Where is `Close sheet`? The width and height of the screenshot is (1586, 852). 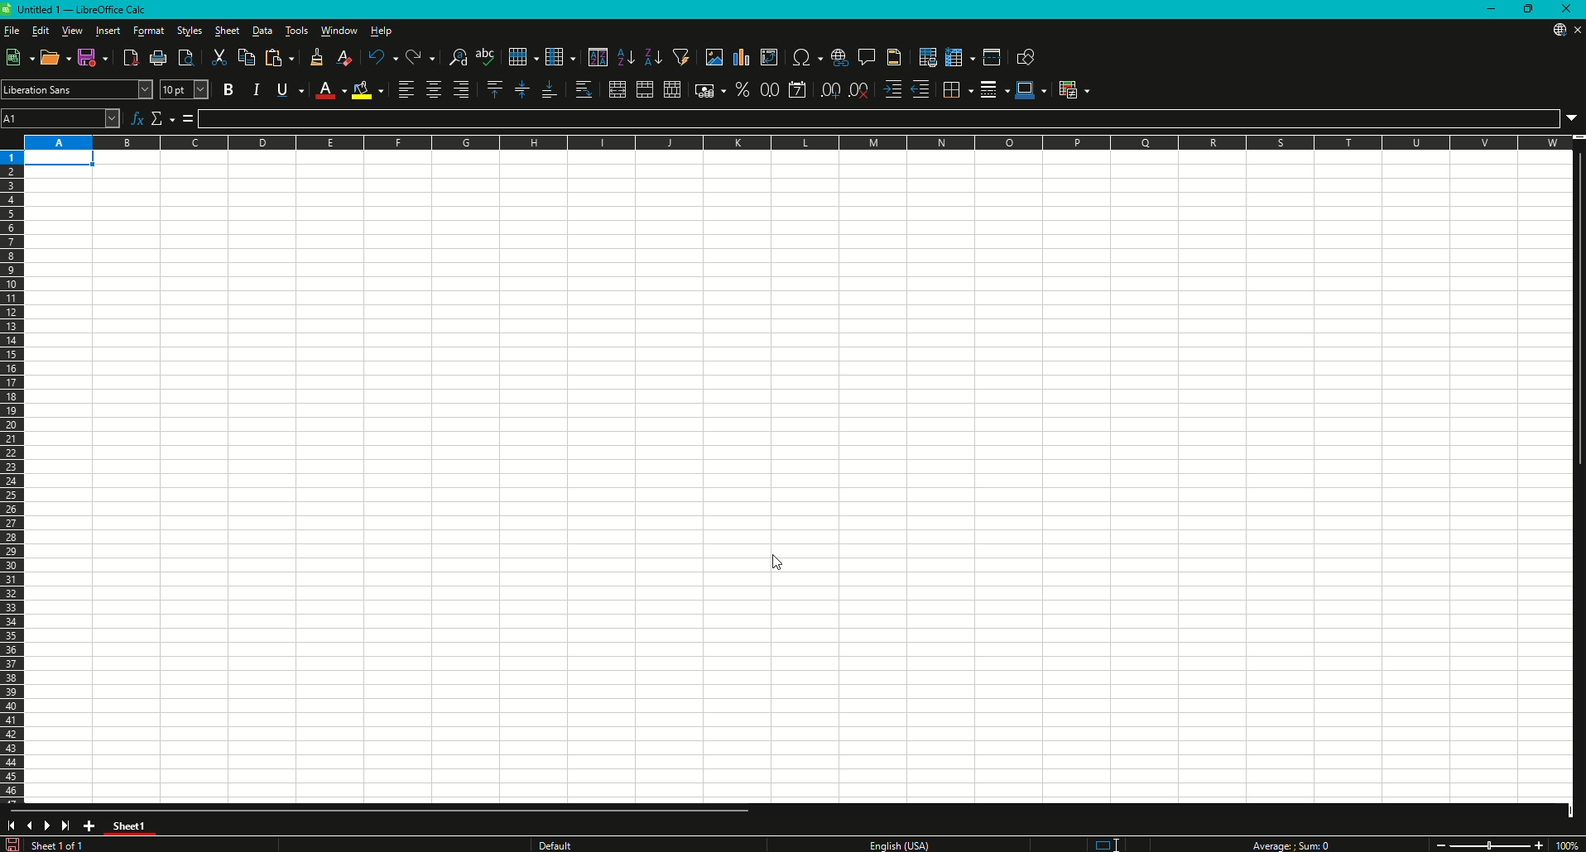
Close sheet is located at coordinates (1577, 30).